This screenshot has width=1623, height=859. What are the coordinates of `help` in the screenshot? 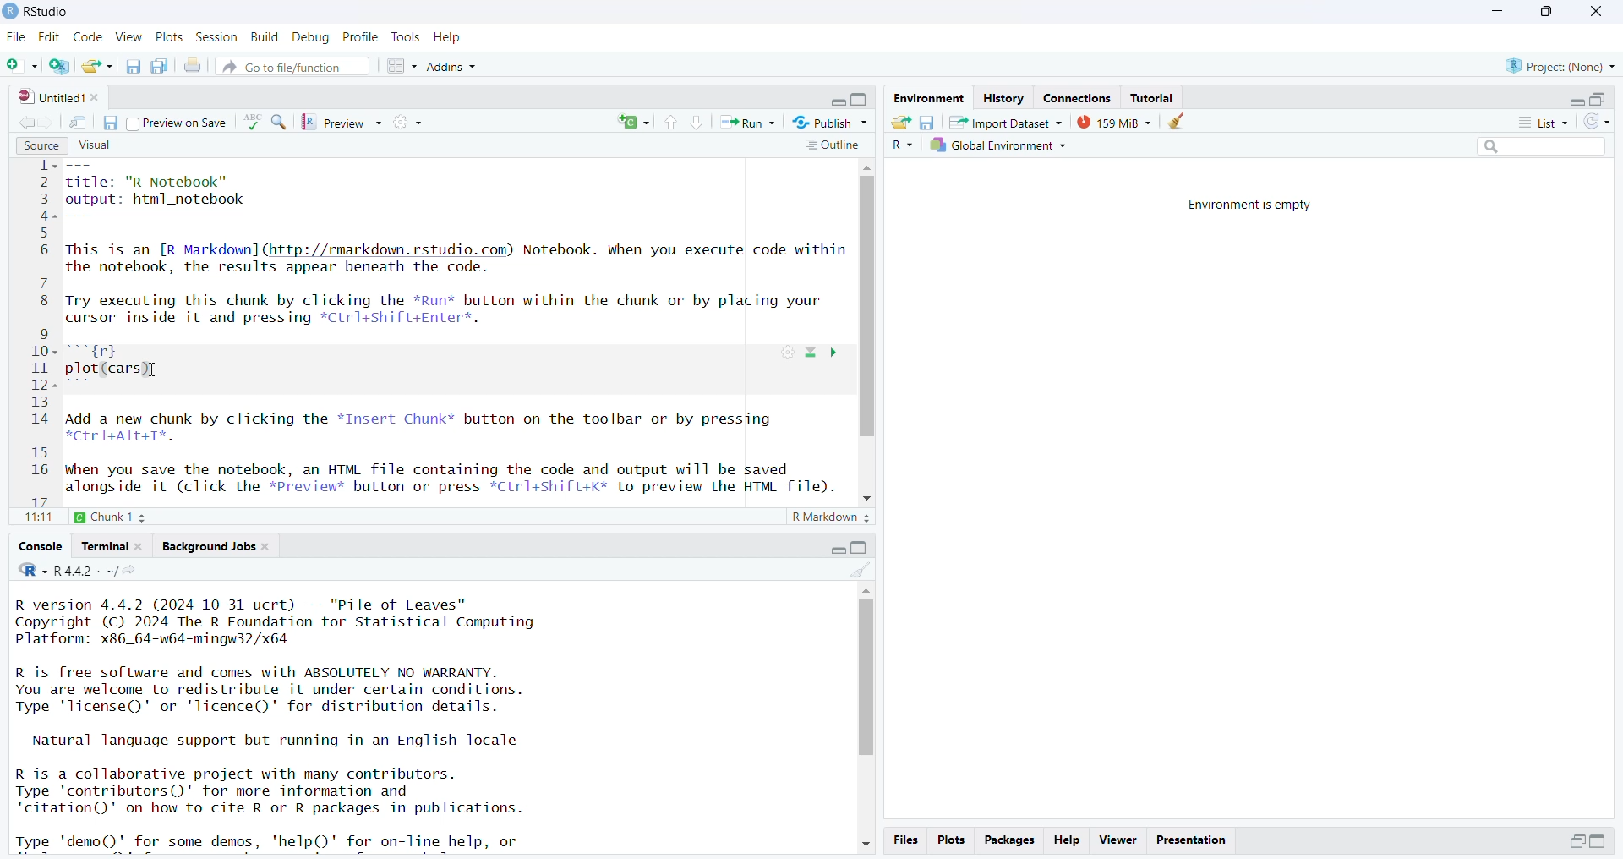 It's located at (1068, 839).